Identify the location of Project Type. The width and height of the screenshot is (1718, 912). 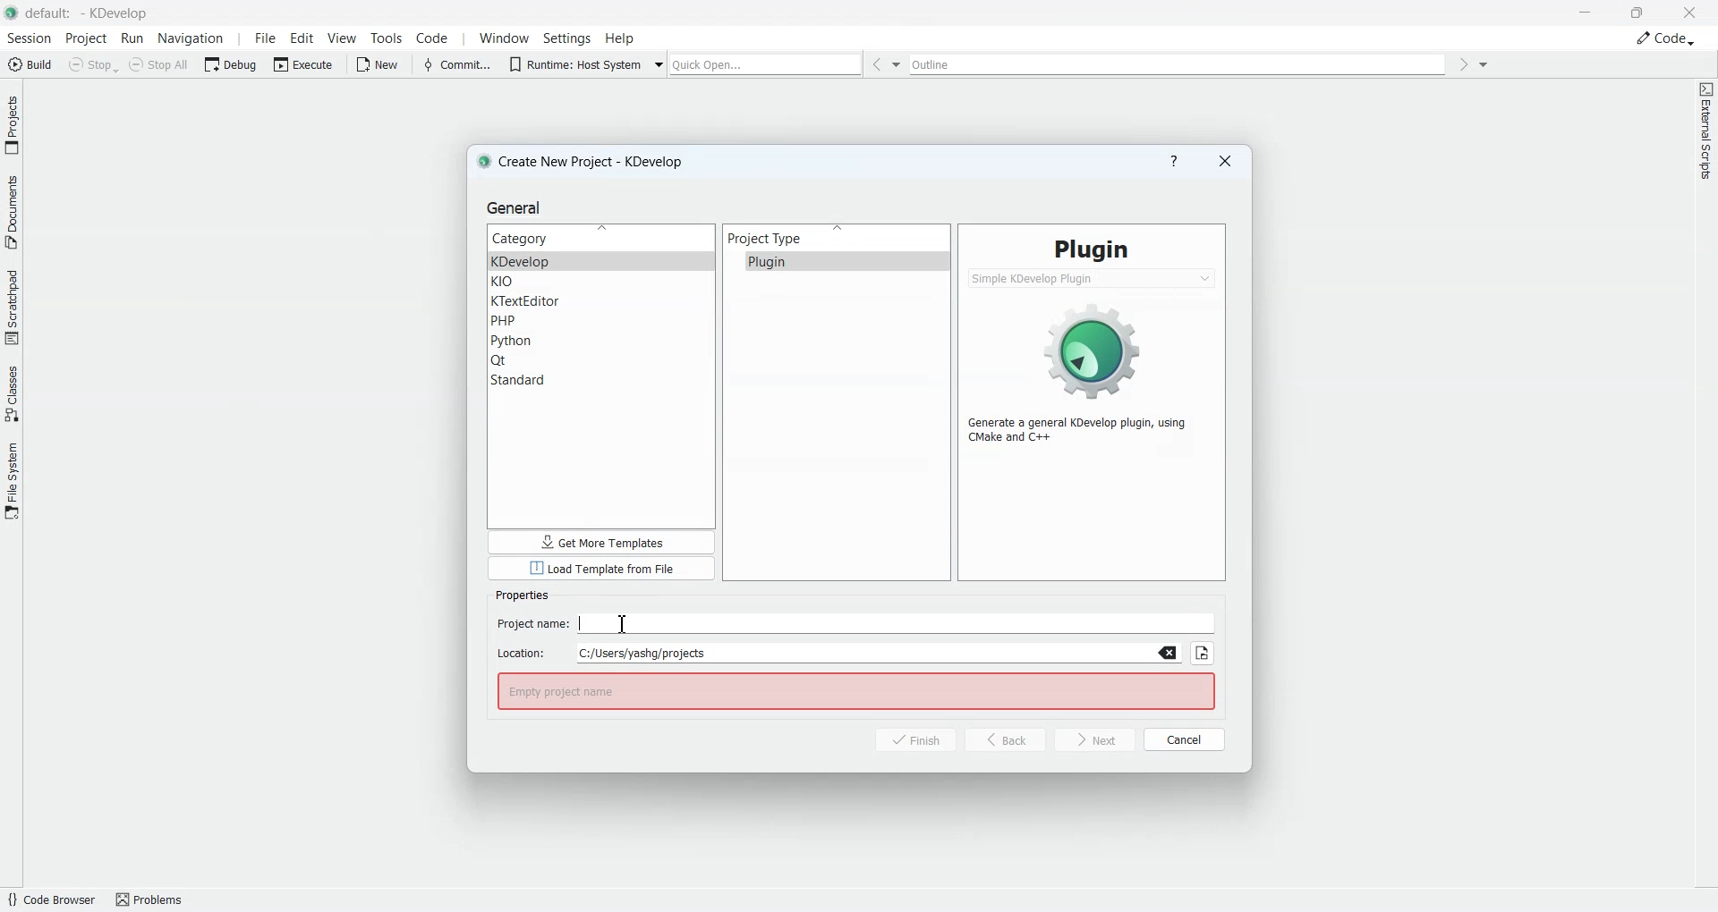
(837, 238).